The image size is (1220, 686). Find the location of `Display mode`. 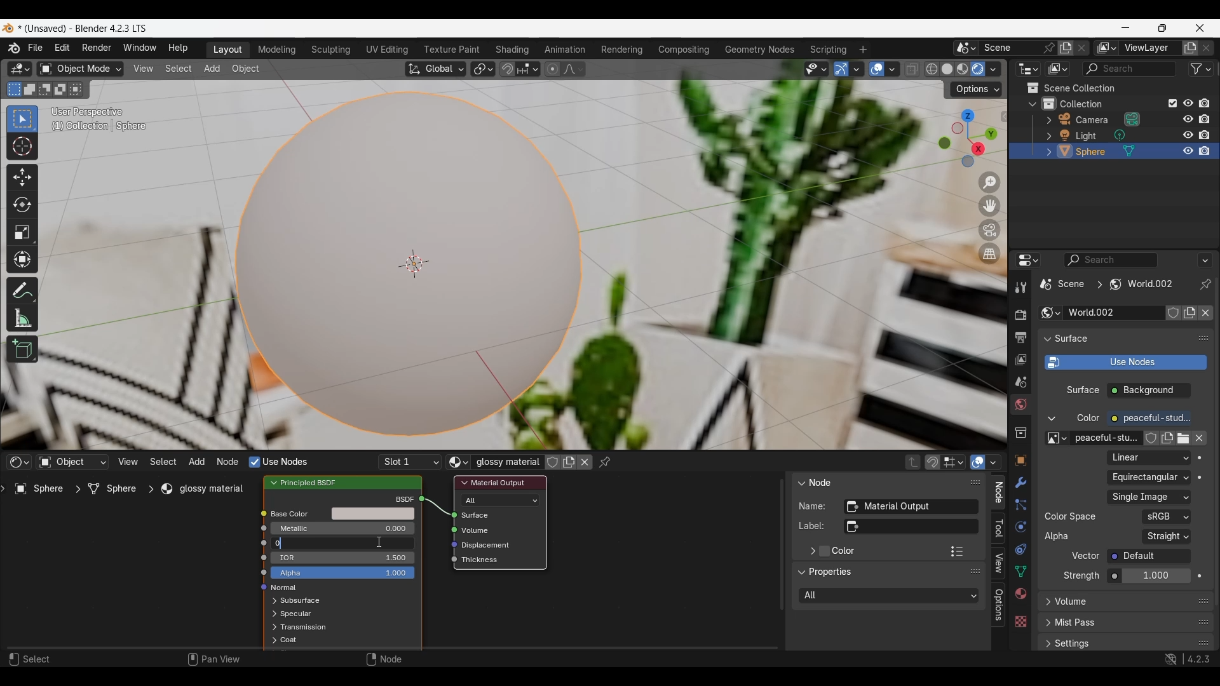

Display mode is located at coordinates (1058, 69).